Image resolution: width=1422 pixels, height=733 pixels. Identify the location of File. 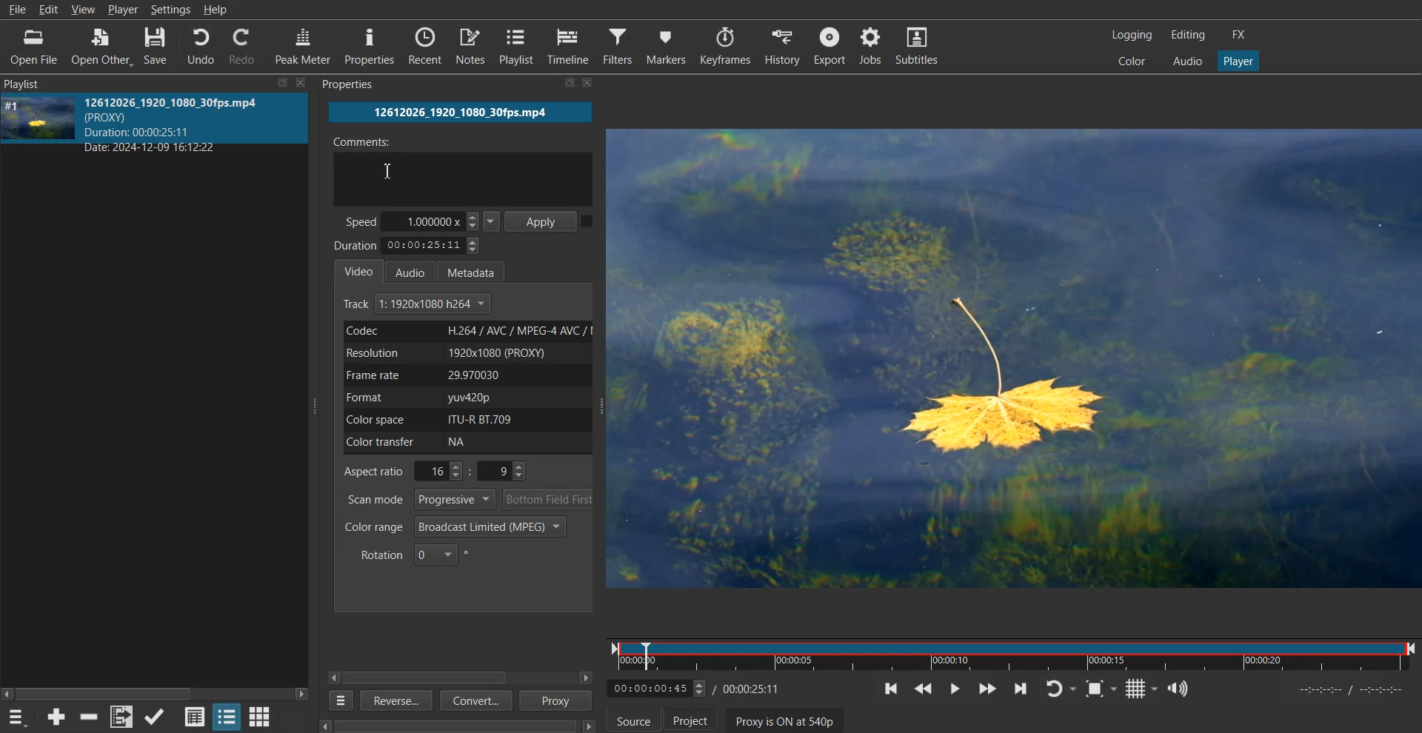
(17, 10).